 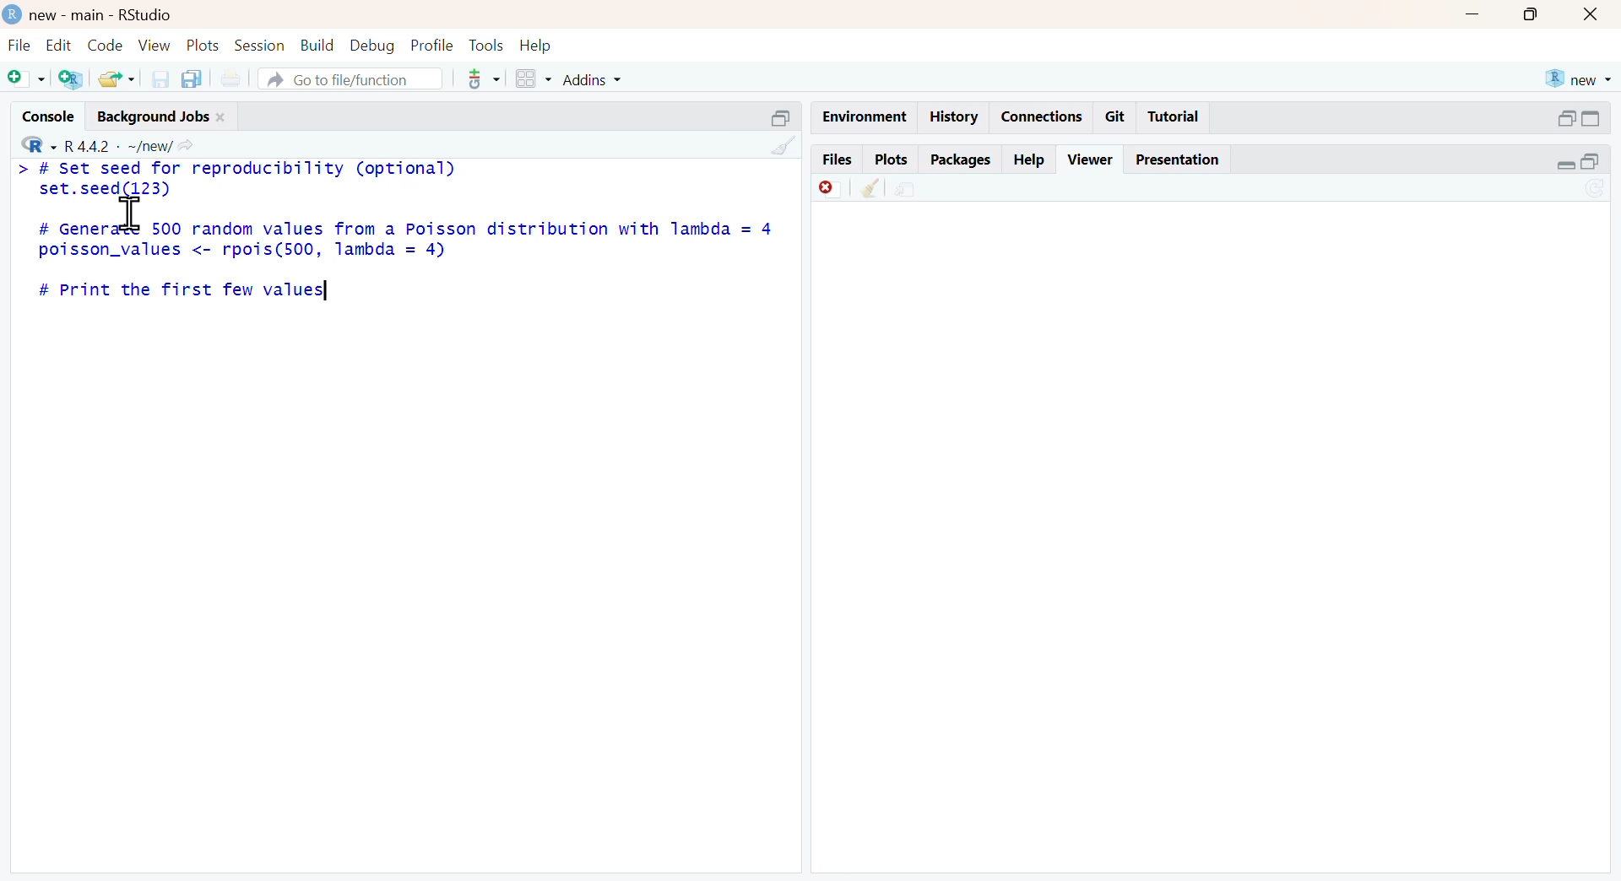 What do you see at coordinates (1028, 160) in the screenshot?
I see `help` at bounding box center [1028, 160].